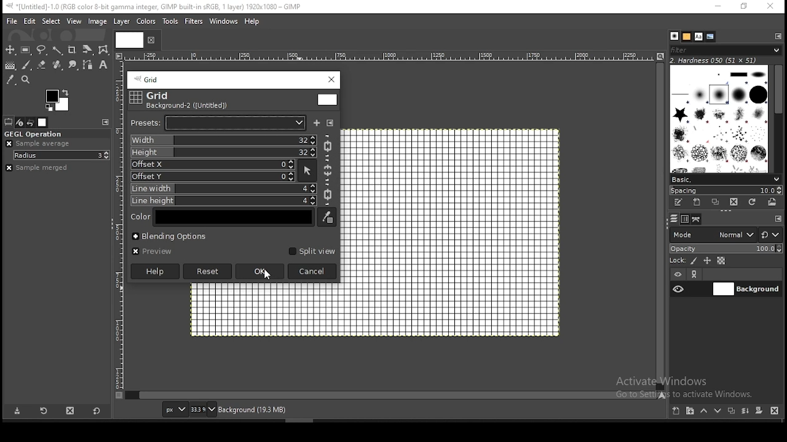 The width and height of the screenshot is (787, 442). I want to click on background-2 ([untitled]), so click(186, 106).